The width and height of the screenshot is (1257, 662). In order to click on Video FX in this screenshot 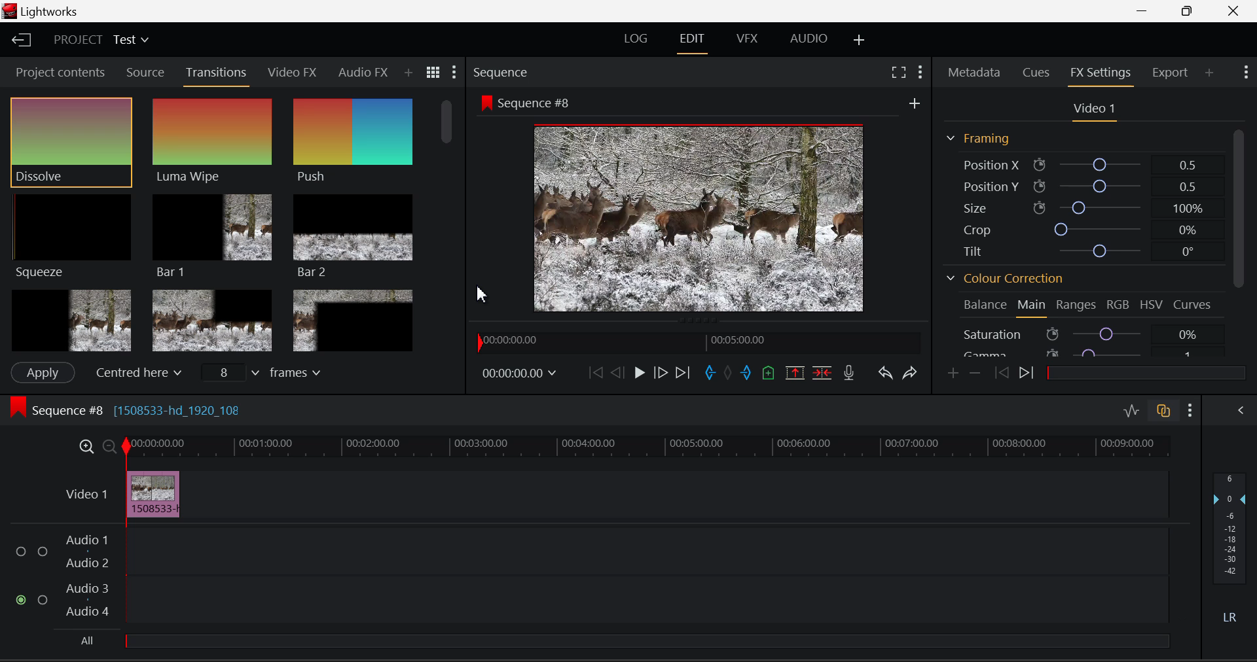, I will do `click(293, 73)`.